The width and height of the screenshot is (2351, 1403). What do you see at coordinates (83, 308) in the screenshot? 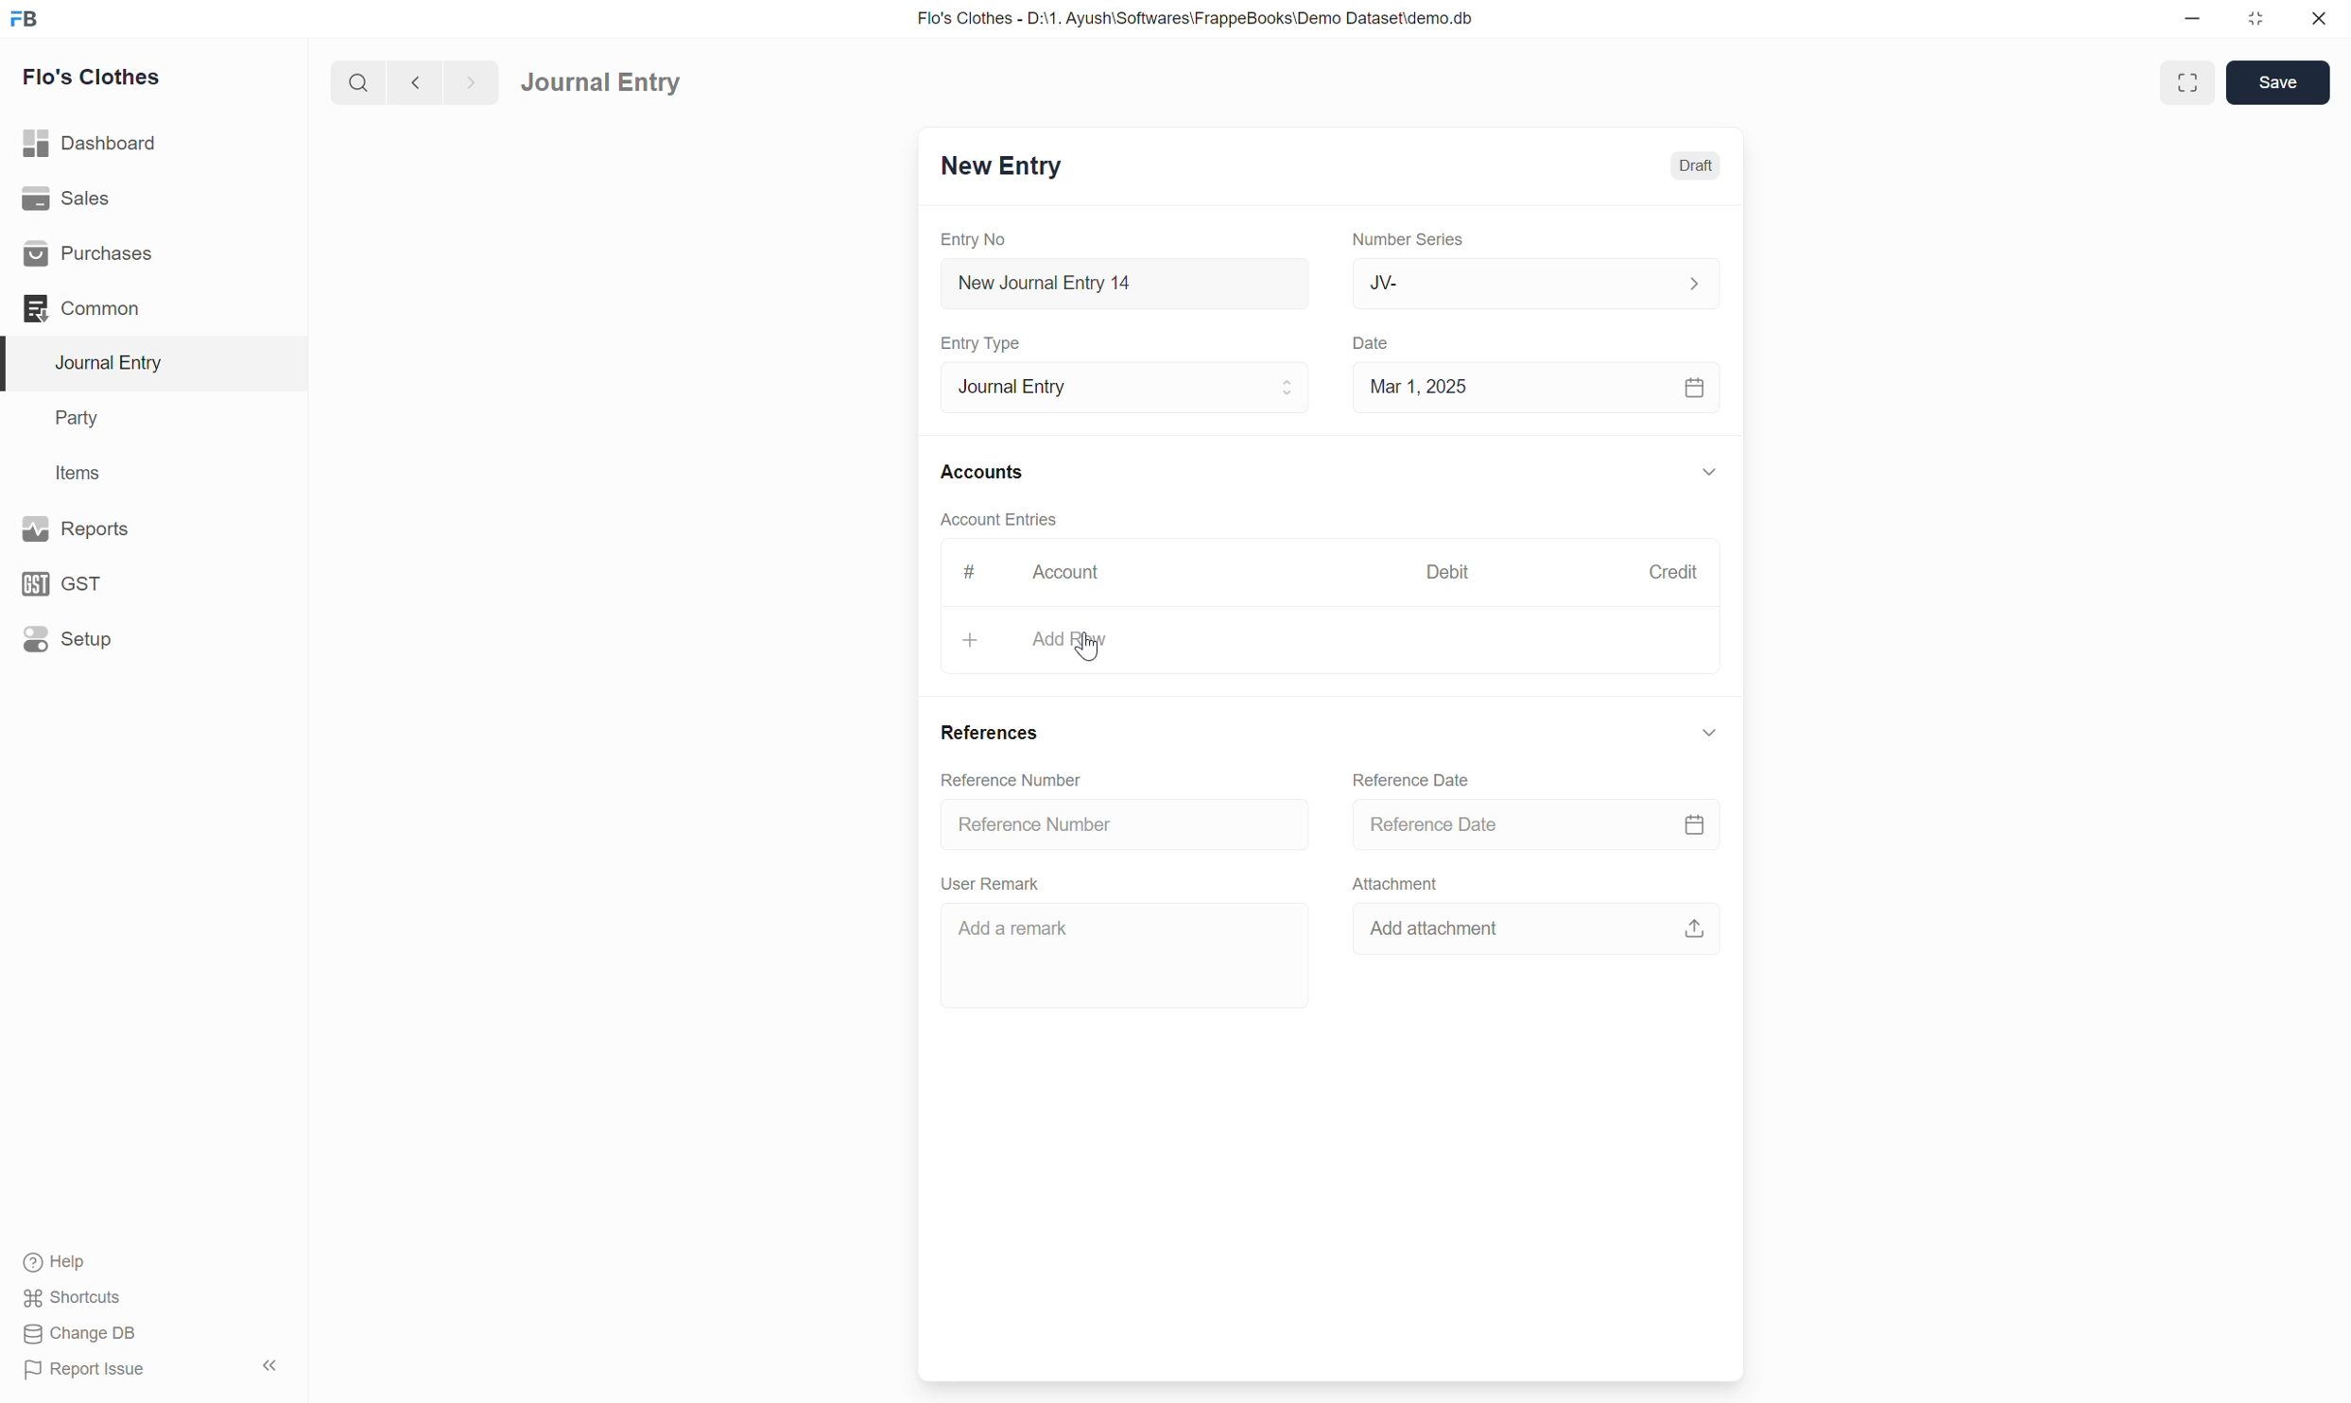
I see `Common` at bounding box center [83, 308].